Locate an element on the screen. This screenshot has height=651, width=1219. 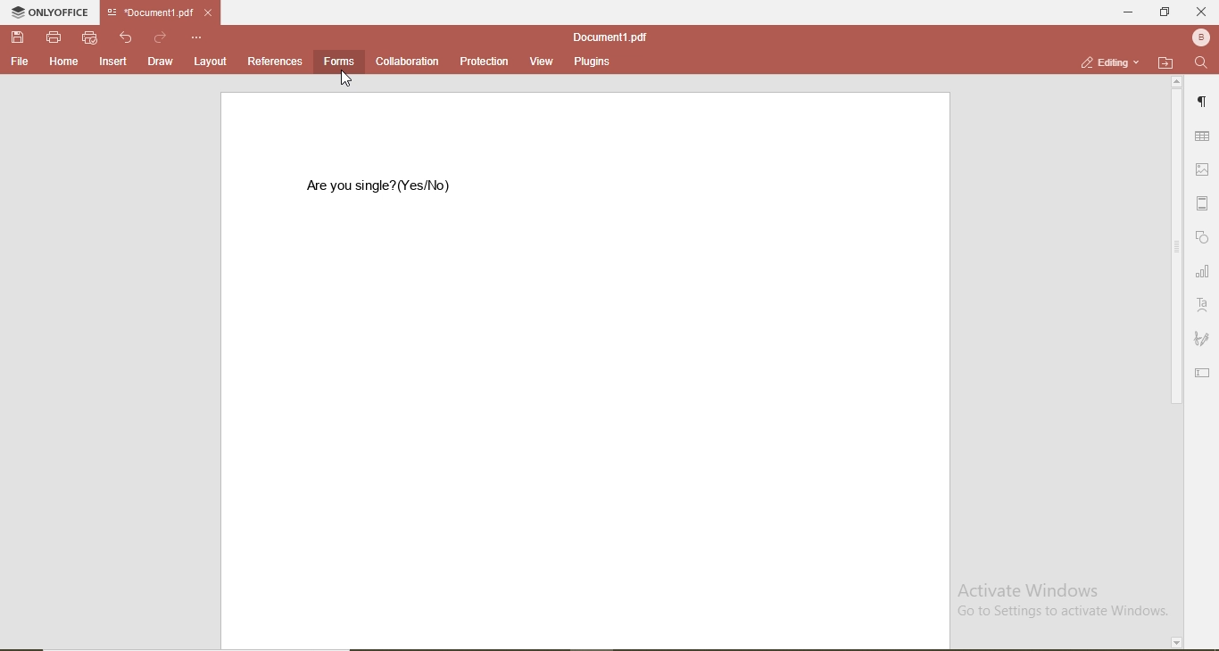
font style is located at coordinates (1205, 304).